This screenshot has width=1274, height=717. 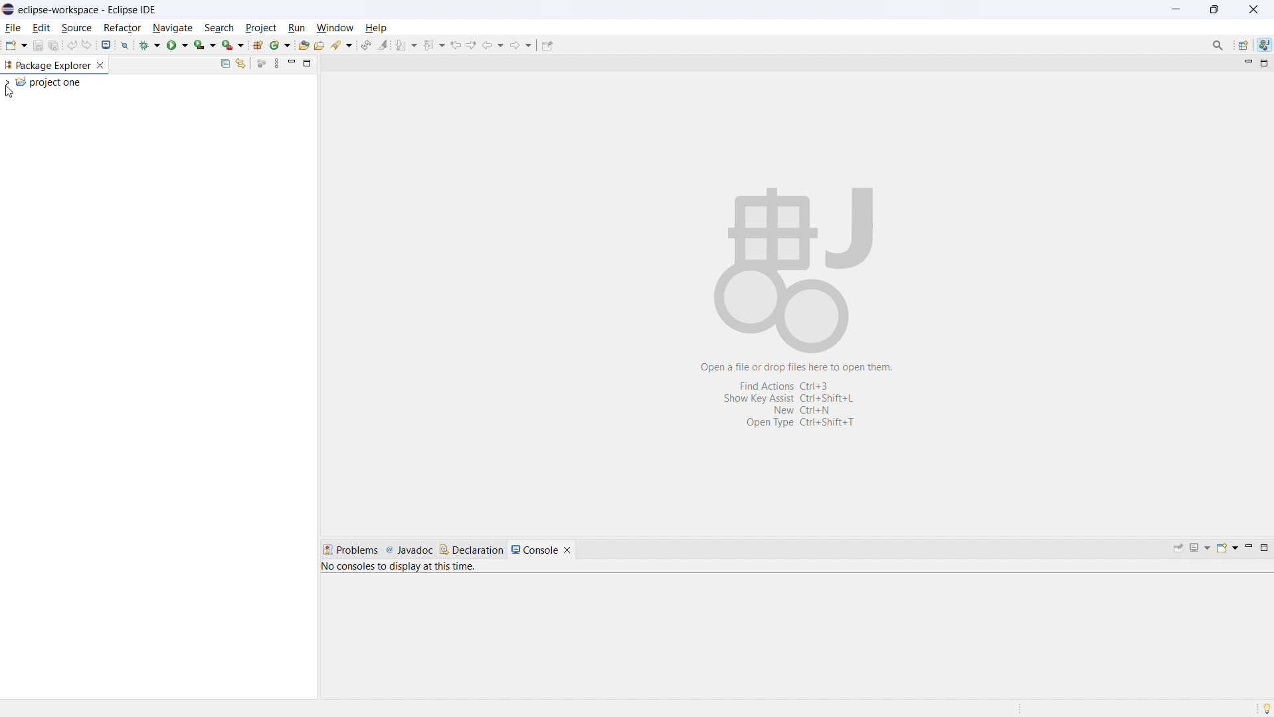 I want to click on coverage, so click(x=205, y=45).